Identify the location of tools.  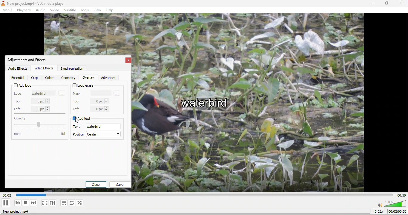
(86, 10).